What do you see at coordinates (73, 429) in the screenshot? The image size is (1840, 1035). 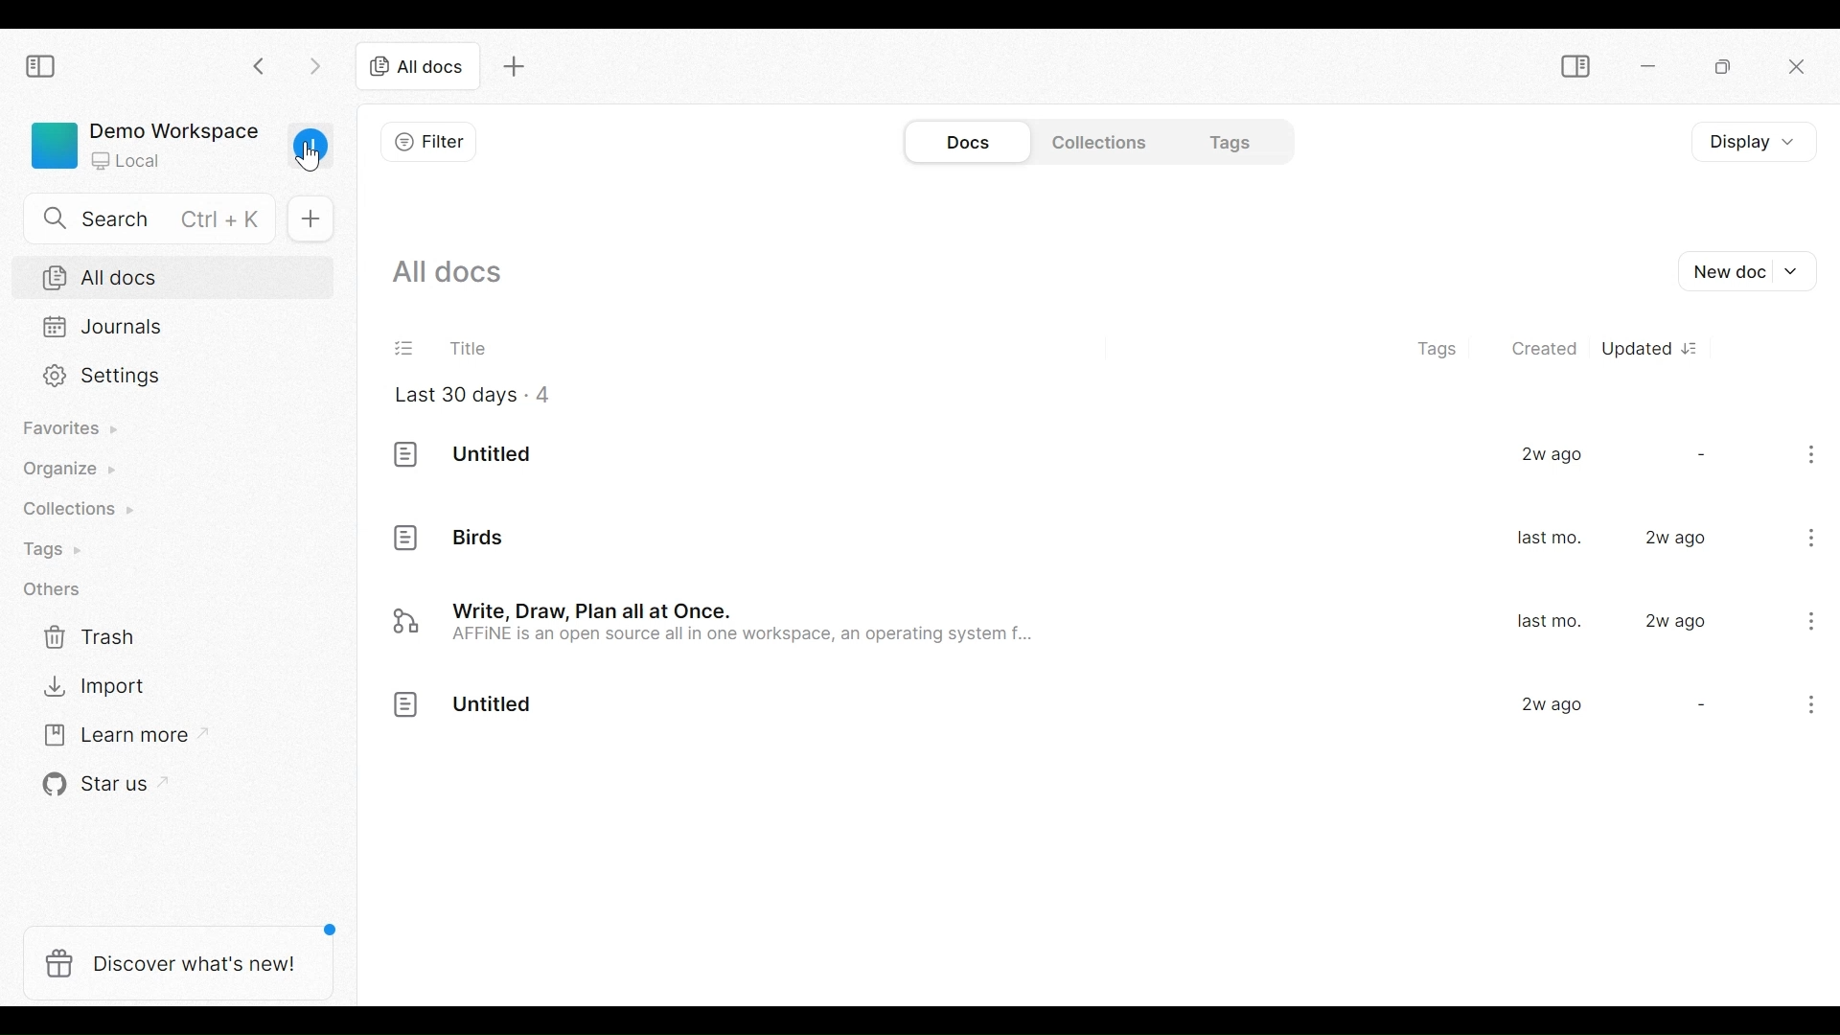 I see `Favorites` at bounding box center [73, 429].